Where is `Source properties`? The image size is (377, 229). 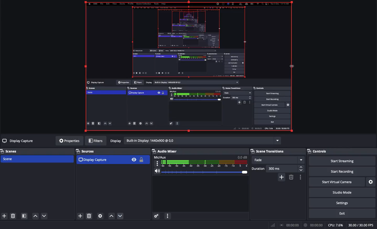 Source properties is located at coordinates (100, 216).